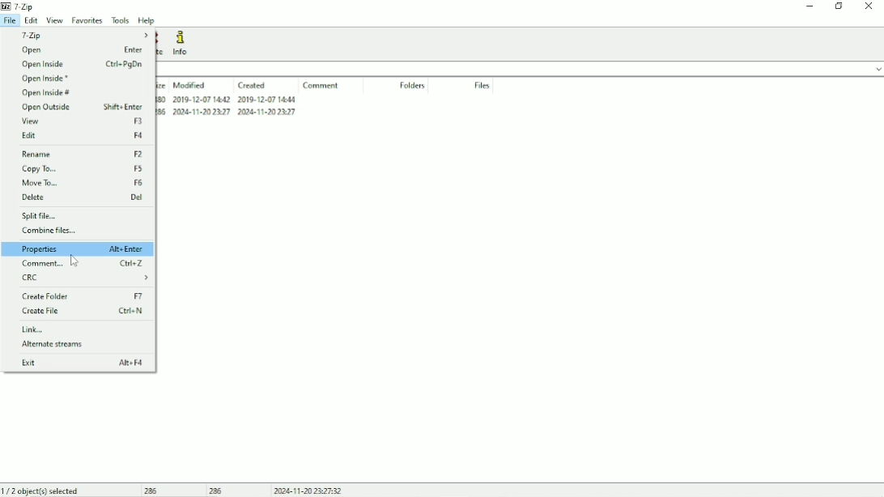 The height and width of the screenshot is (497, 884). I want to click on created date & time, so click(266, 99).